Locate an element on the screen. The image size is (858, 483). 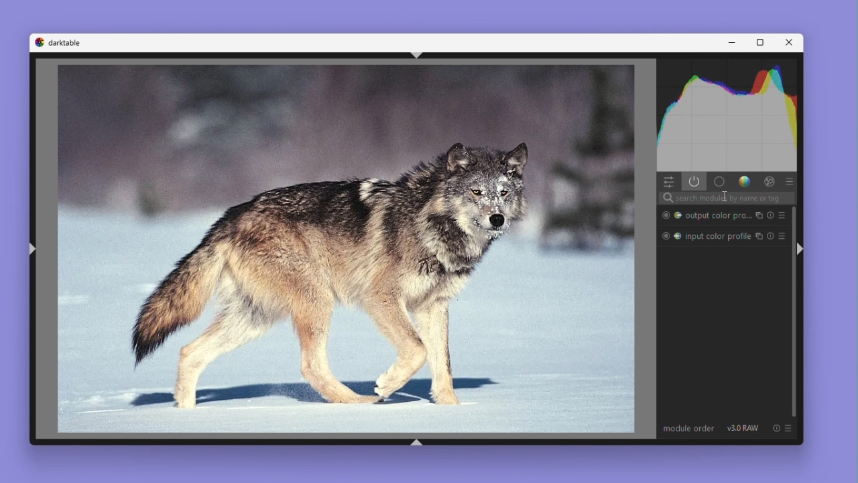
darktable is located at coordinates (70, 42).